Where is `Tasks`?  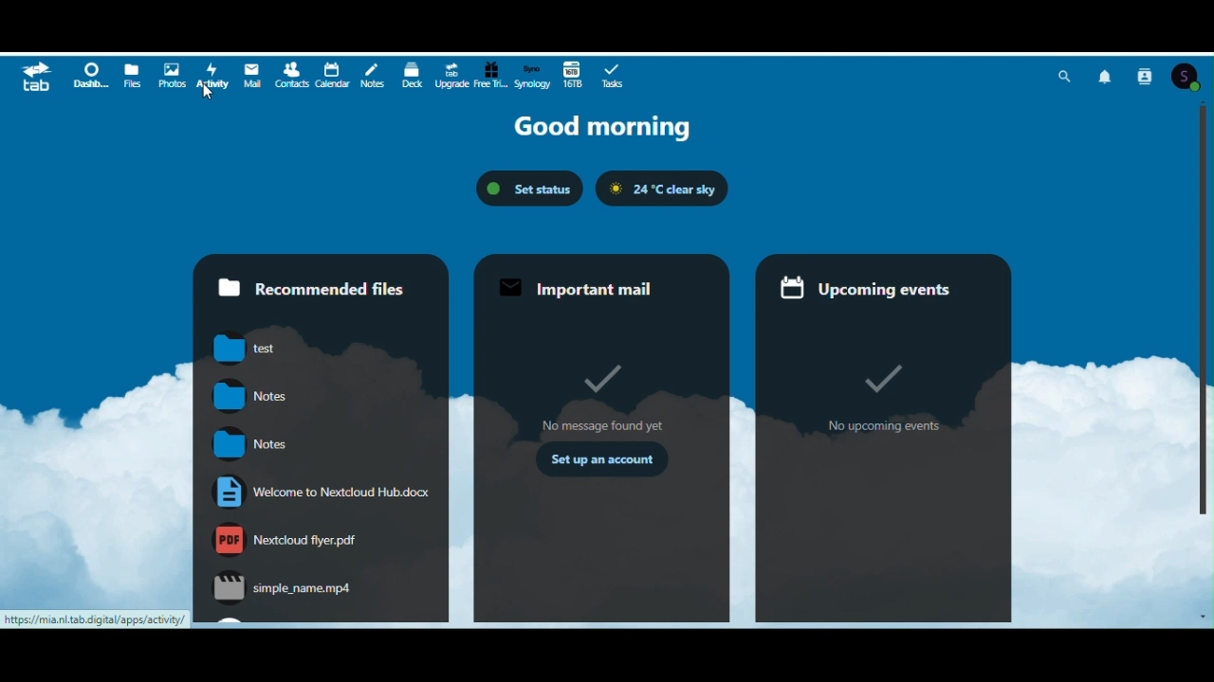
Tasks is located at coordinates (610, 78).